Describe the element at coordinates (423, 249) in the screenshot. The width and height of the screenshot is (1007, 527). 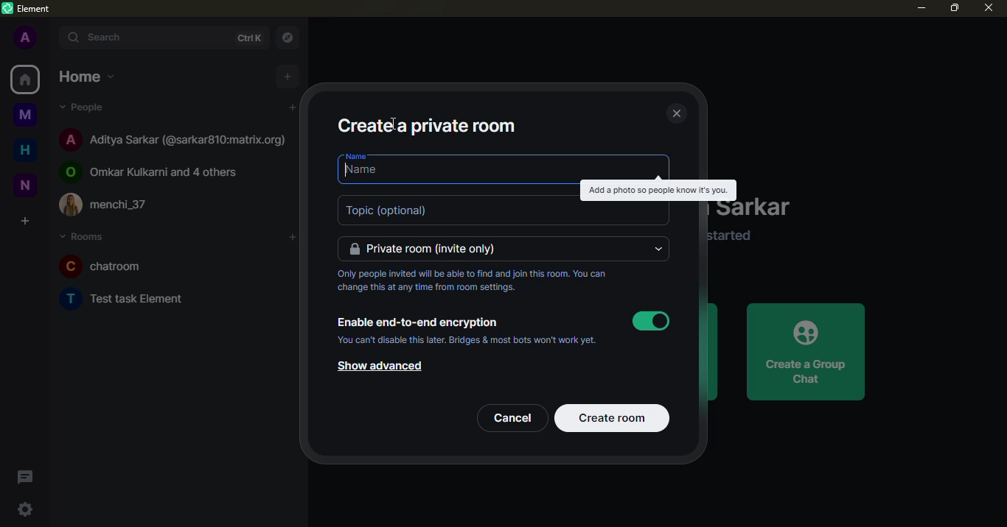
I see `private room (invite only)` at that location.